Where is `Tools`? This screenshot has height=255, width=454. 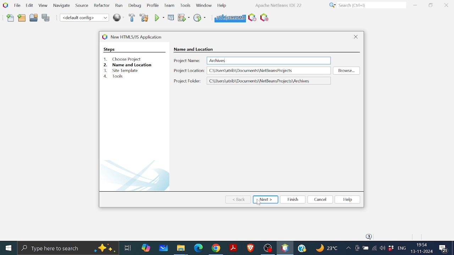 Tools is located at coordinates (186, 5).